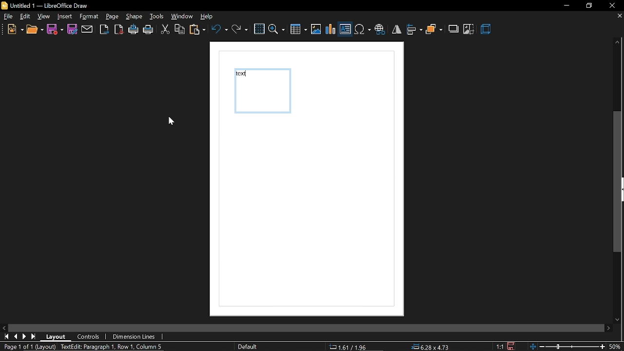 This screenshot has height=351, width=624. I want to click on flip, so click(396, 29).